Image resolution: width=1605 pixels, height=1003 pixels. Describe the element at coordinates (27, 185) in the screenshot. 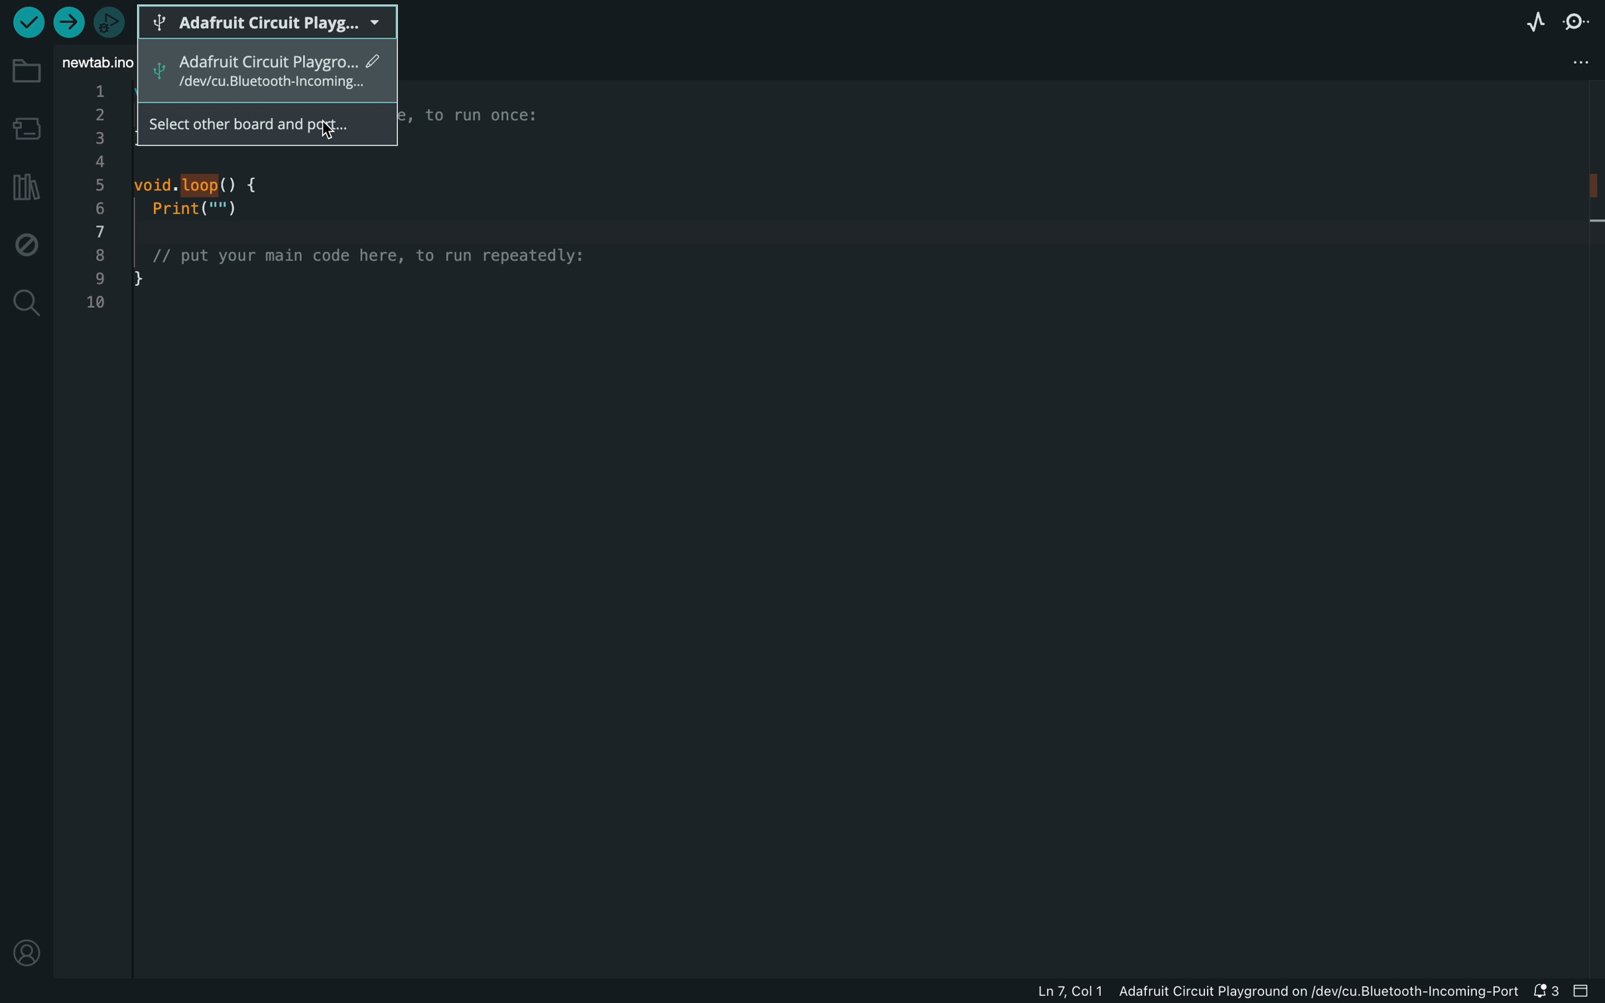

I see `library manager` at that location.